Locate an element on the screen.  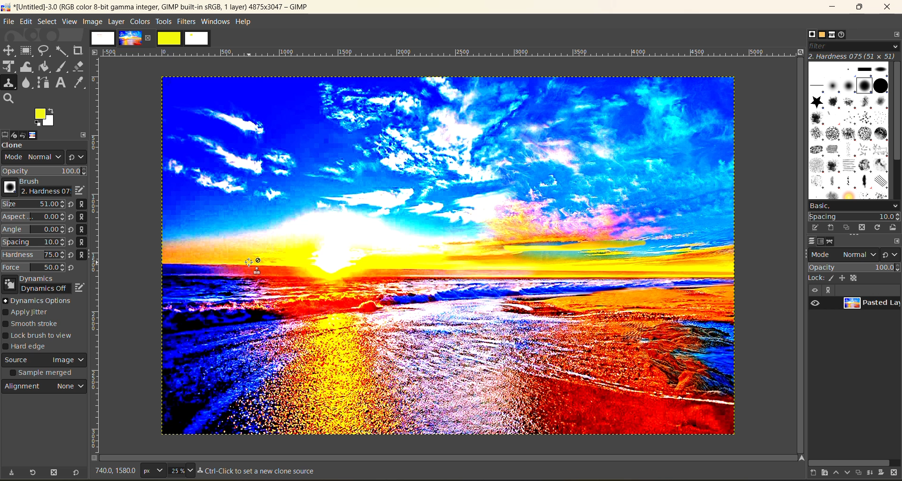
erase is located at coordinates (79, 66).